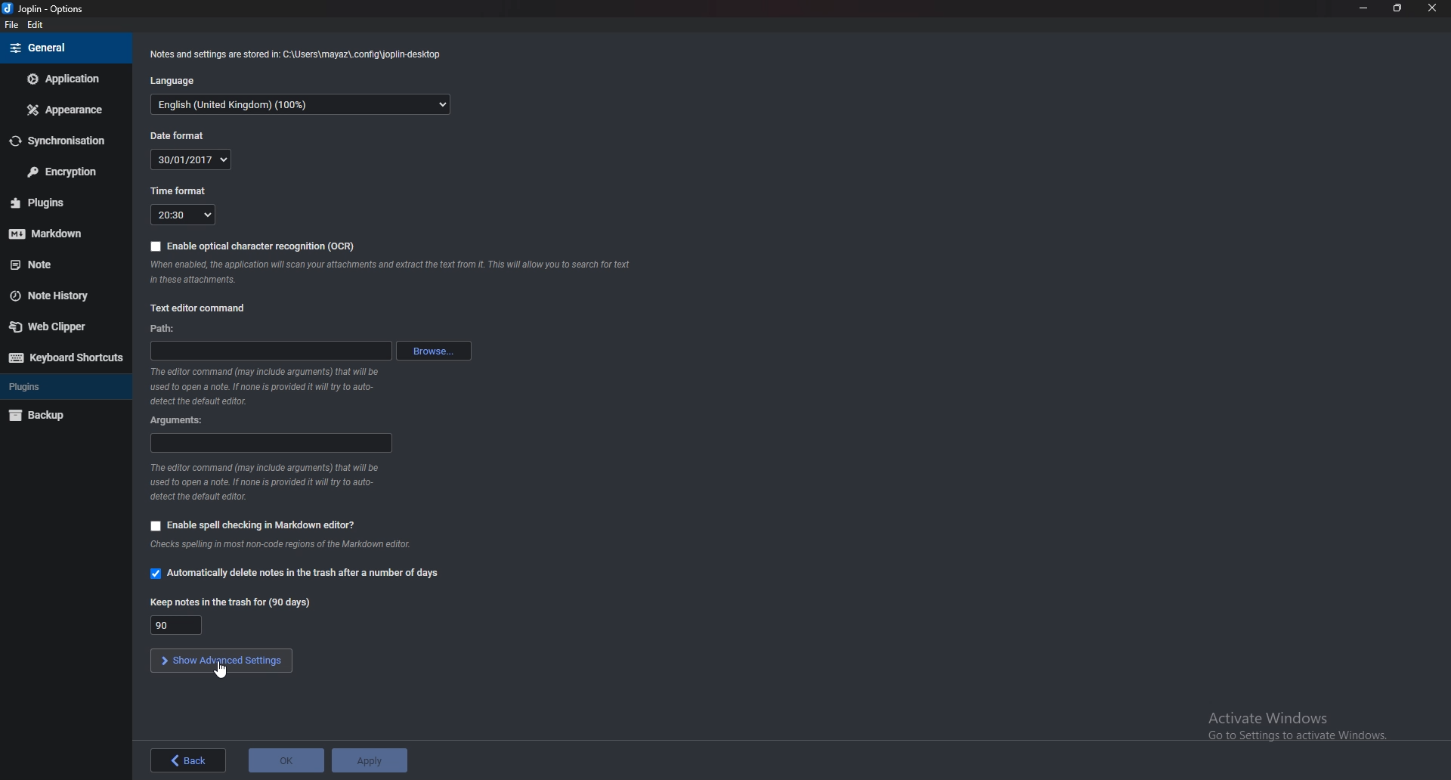 This screenshot has height=780, width=1451. Describe the element at coordinates (48, 10) in the screenshot. I see `joplin - options` at that location.